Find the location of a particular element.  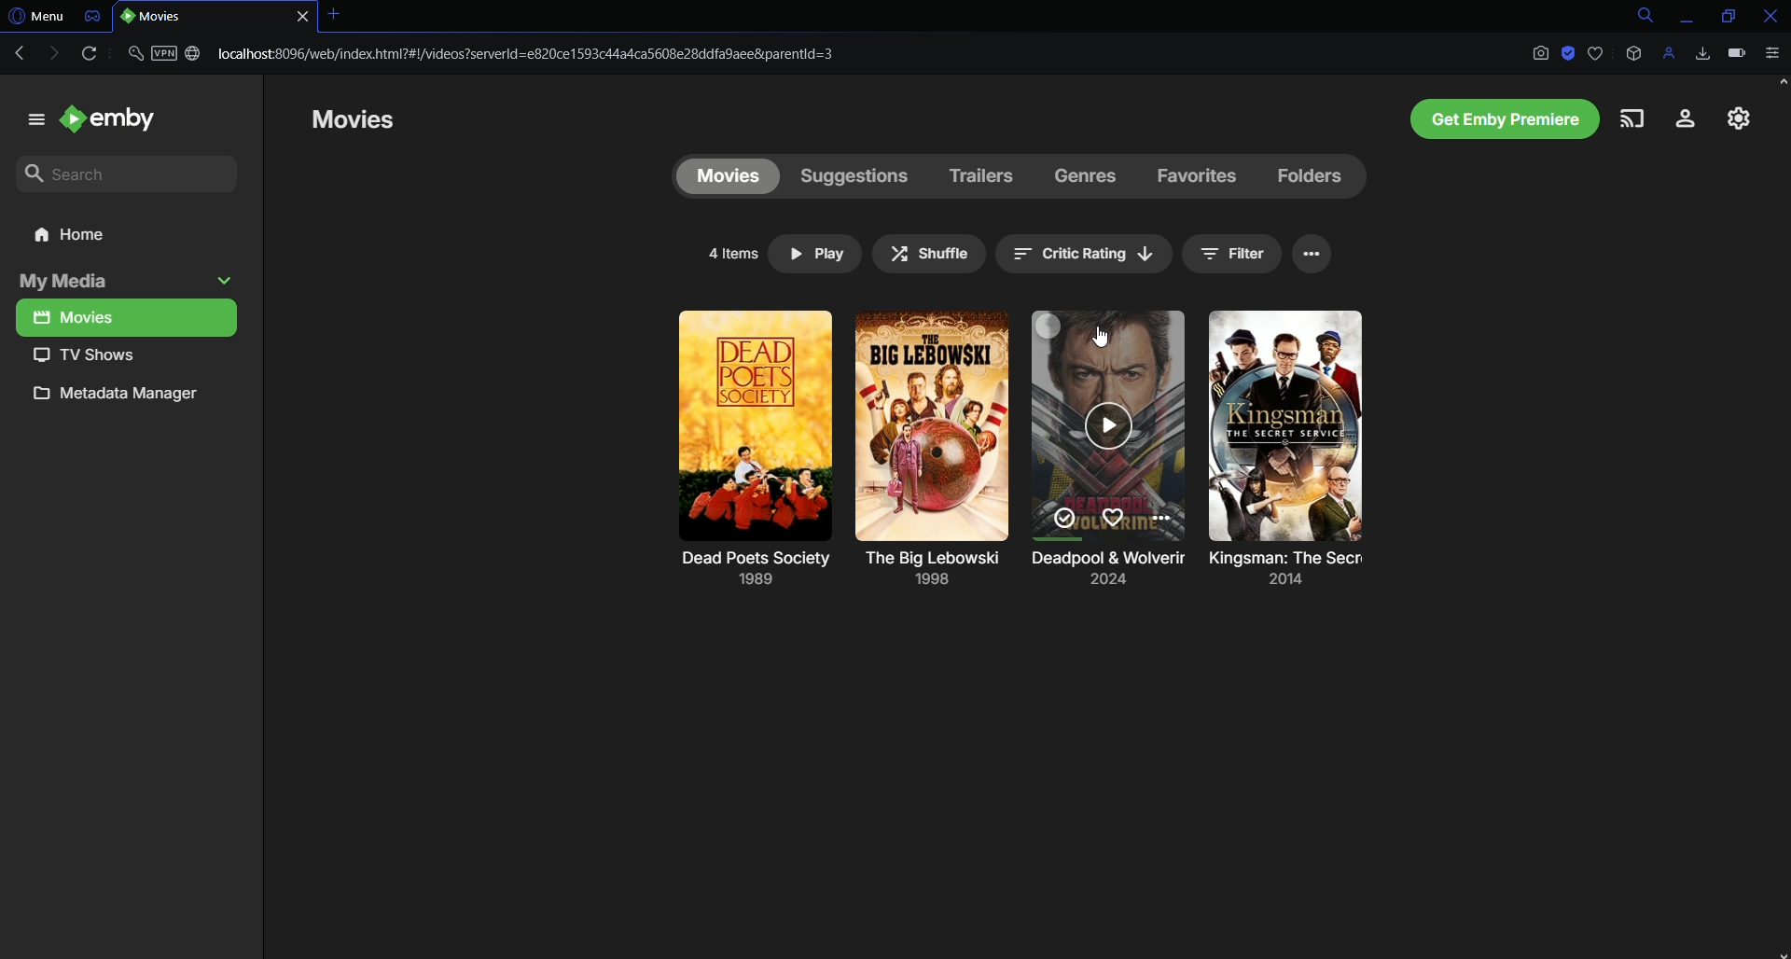

Genres is located at coordinates (1087, 175).